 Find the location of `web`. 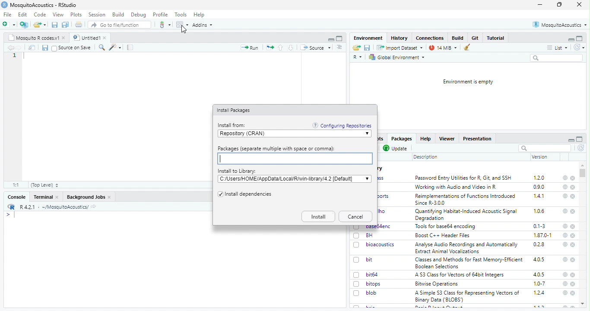

web is located at coordinates (565, 196).